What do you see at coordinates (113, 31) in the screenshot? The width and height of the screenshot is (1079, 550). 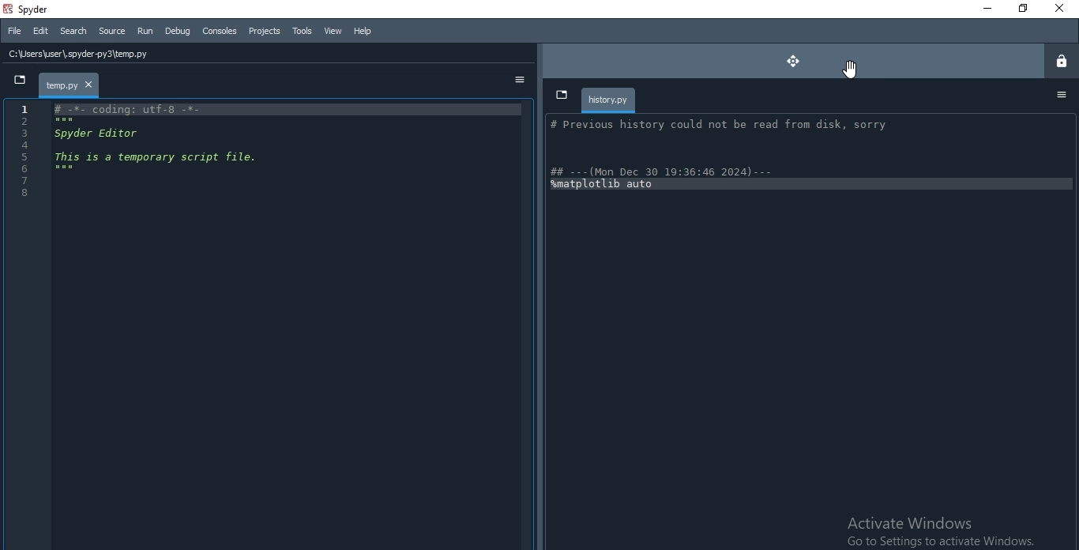 I see `Source` at bounding box center [113, 31].